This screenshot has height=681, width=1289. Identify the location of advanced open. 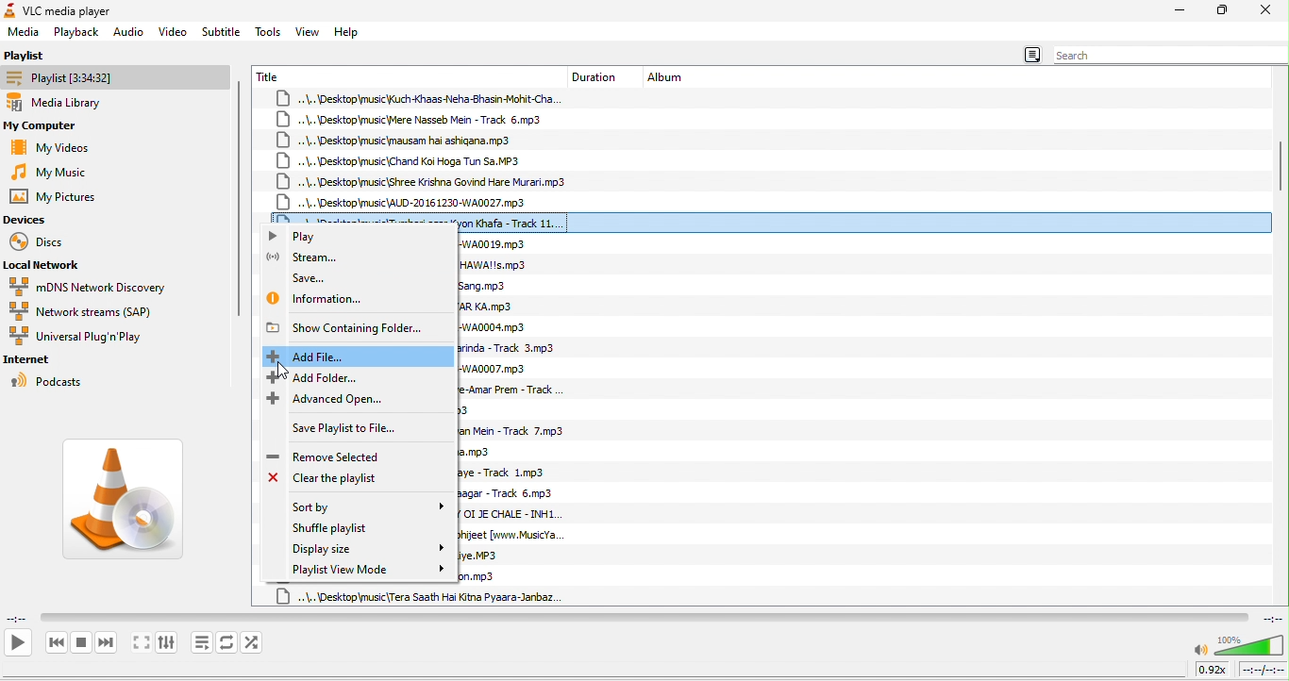
(336, 400).